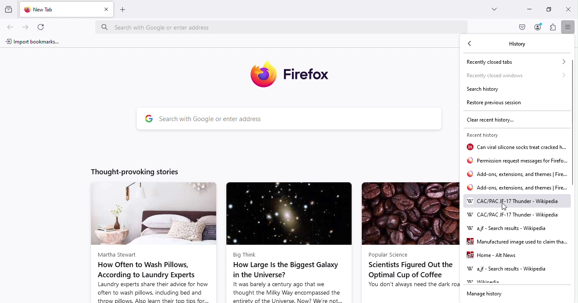 This screenshot has width=578, height=303. What do you see at coordinates (491, 134) in the screenshot?
I see `Recent history` at bounding box center [491, 134].